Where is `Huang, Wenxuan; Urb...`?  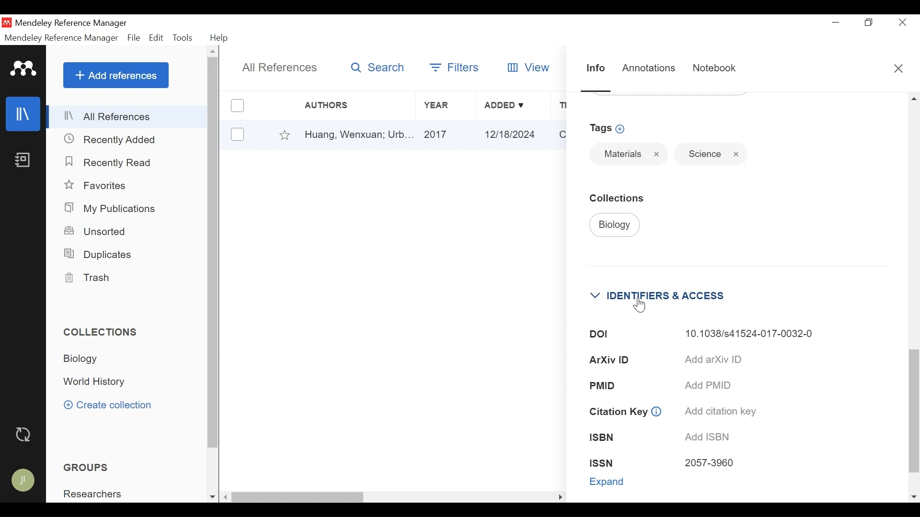
Huang, Wenxuan; Urb... is located at coordinates (358, 135).